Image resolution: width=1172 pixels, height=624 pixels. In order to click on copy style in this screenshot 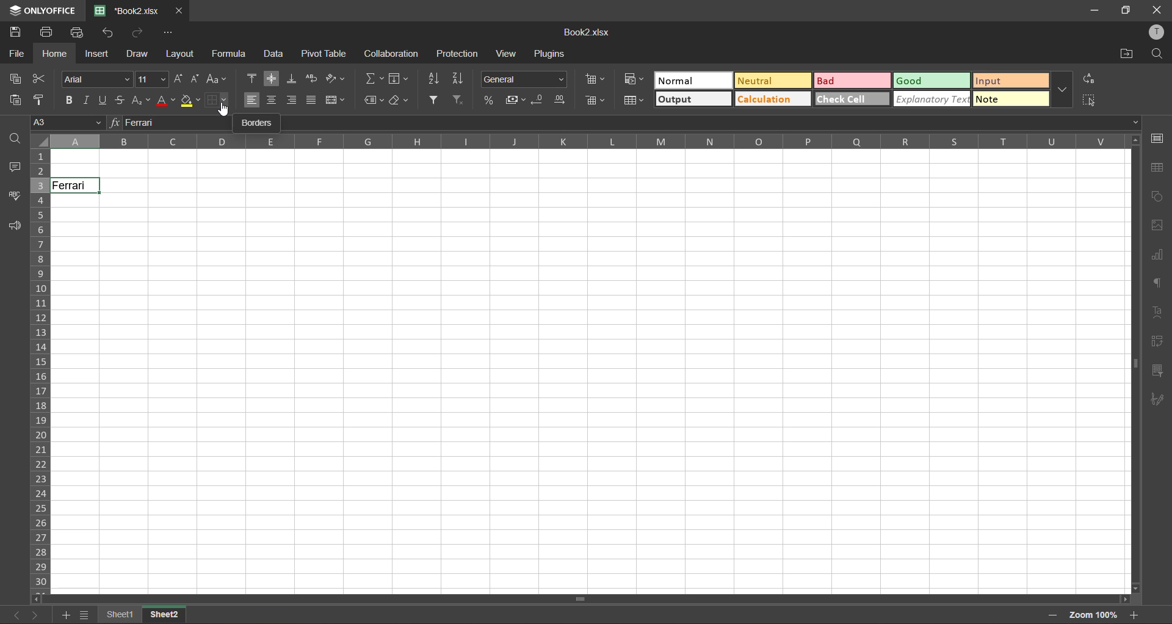, I will do `click(41, 101)`.